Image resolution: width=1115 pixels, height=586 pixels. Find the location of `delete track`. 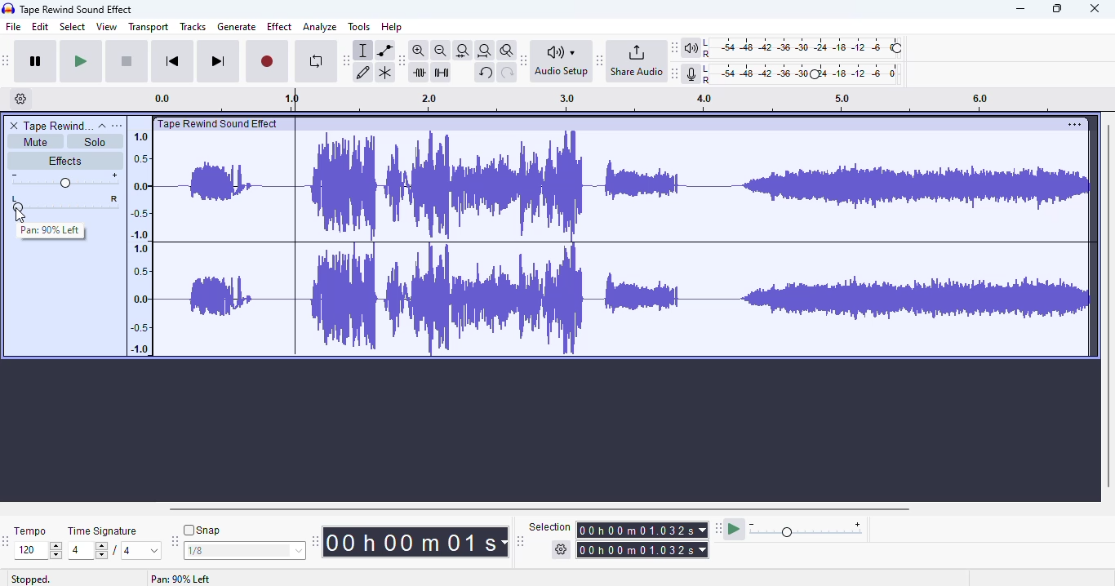

delete track is located at coordinates (15, 126).